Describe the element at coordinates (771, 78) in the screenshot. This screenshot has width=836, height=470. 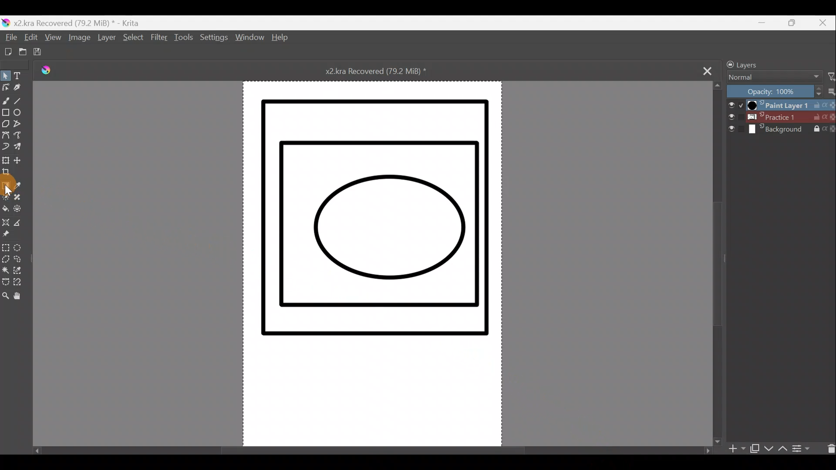
I see `Blending mode` at that location.